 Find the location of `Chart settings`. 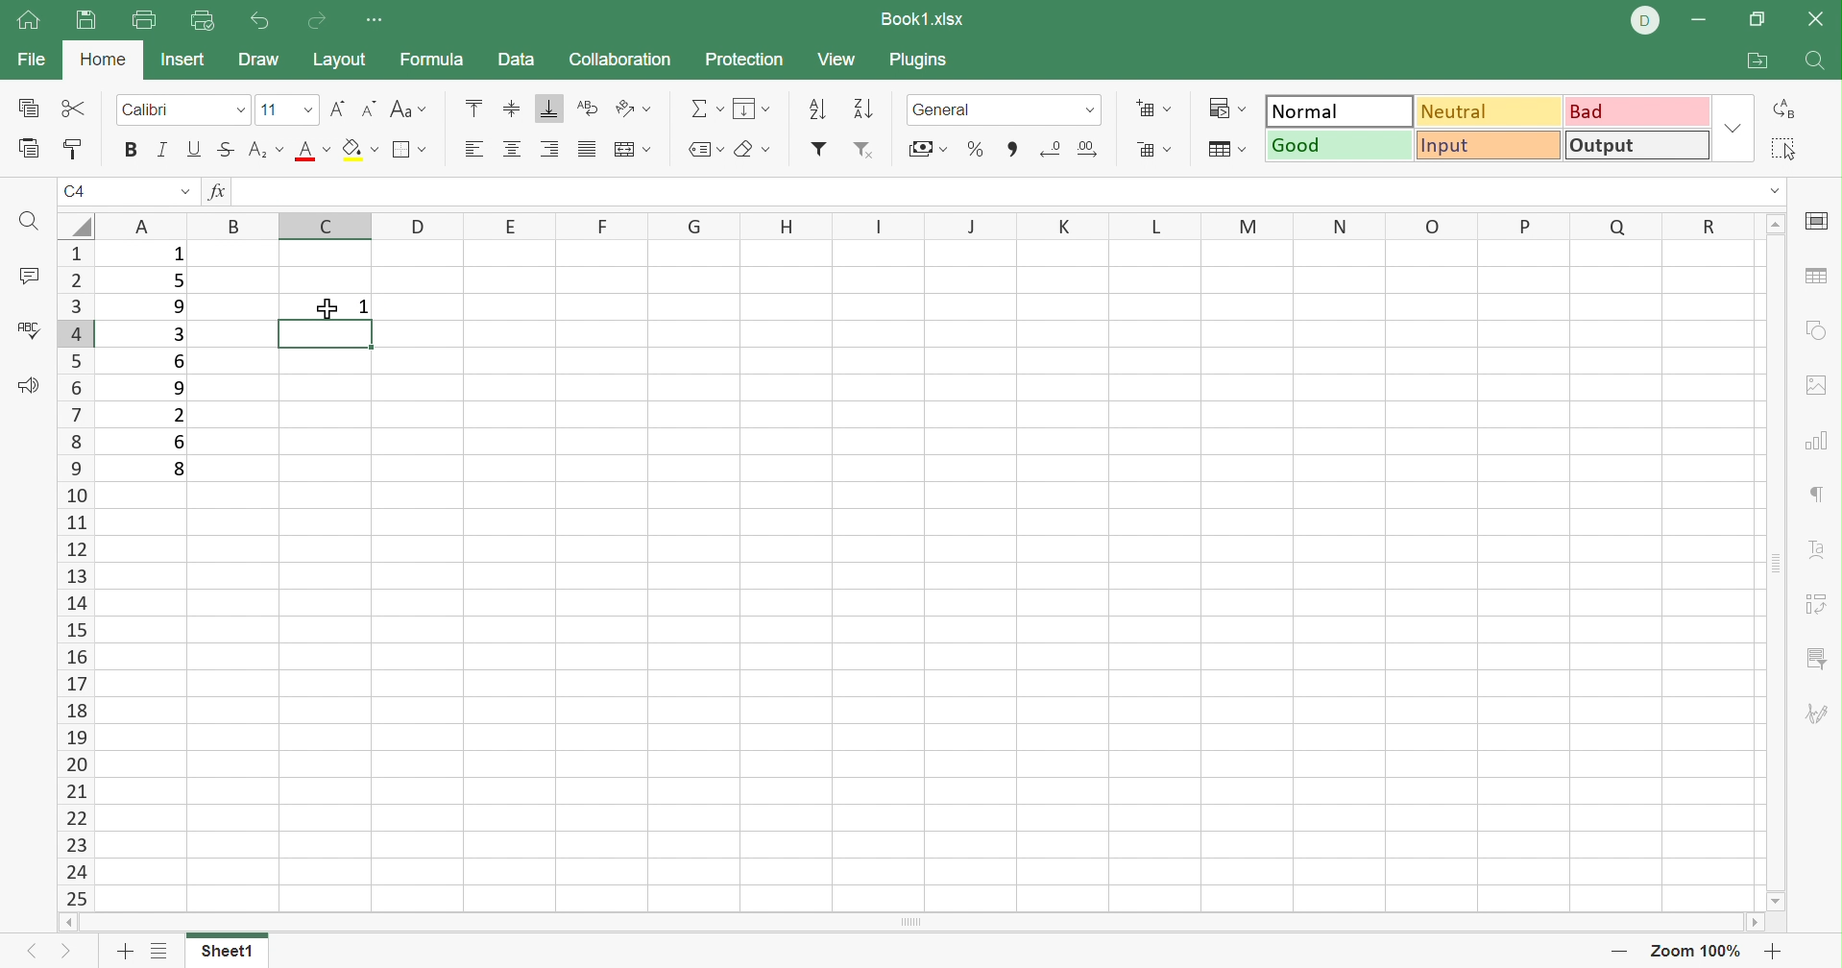

Chart settings is located at coordinates (1821, 440).